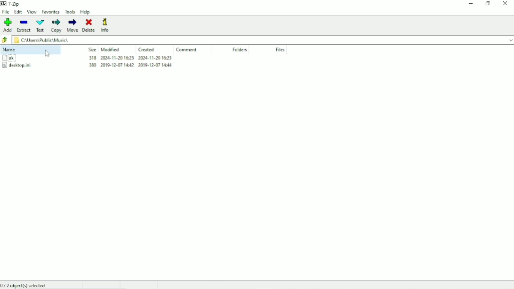  I want to click on Name, so click(11, 49).